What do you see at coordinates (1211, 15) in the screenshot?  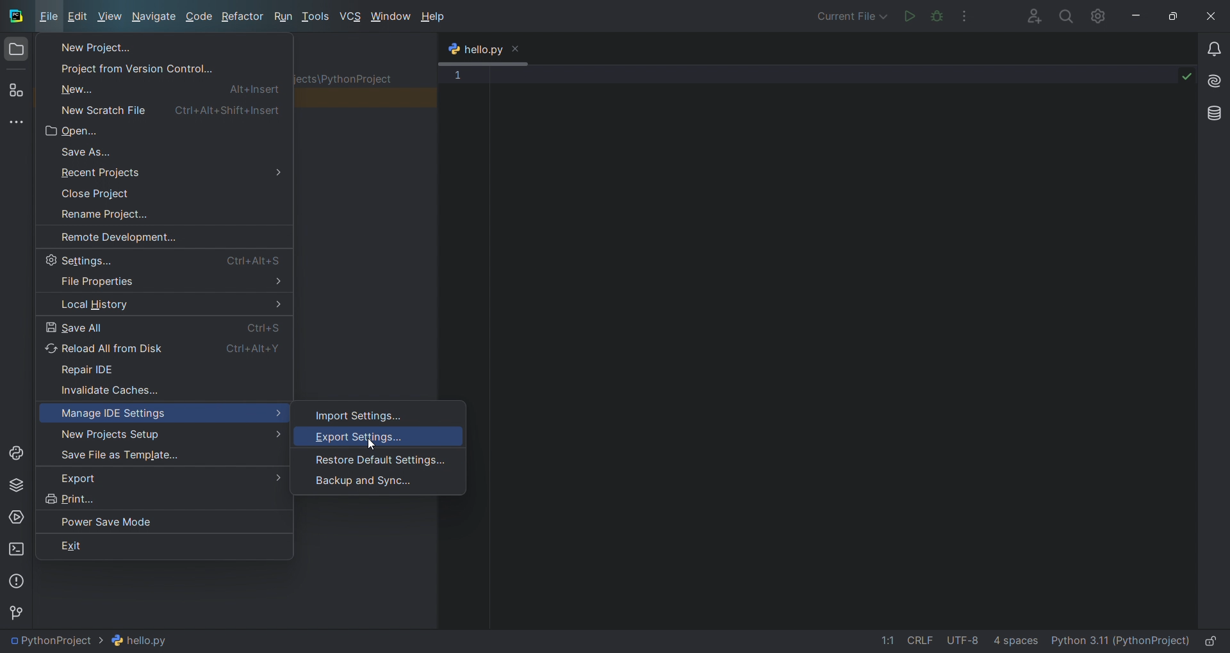 I see `close` at bounding box center [1211, 15].